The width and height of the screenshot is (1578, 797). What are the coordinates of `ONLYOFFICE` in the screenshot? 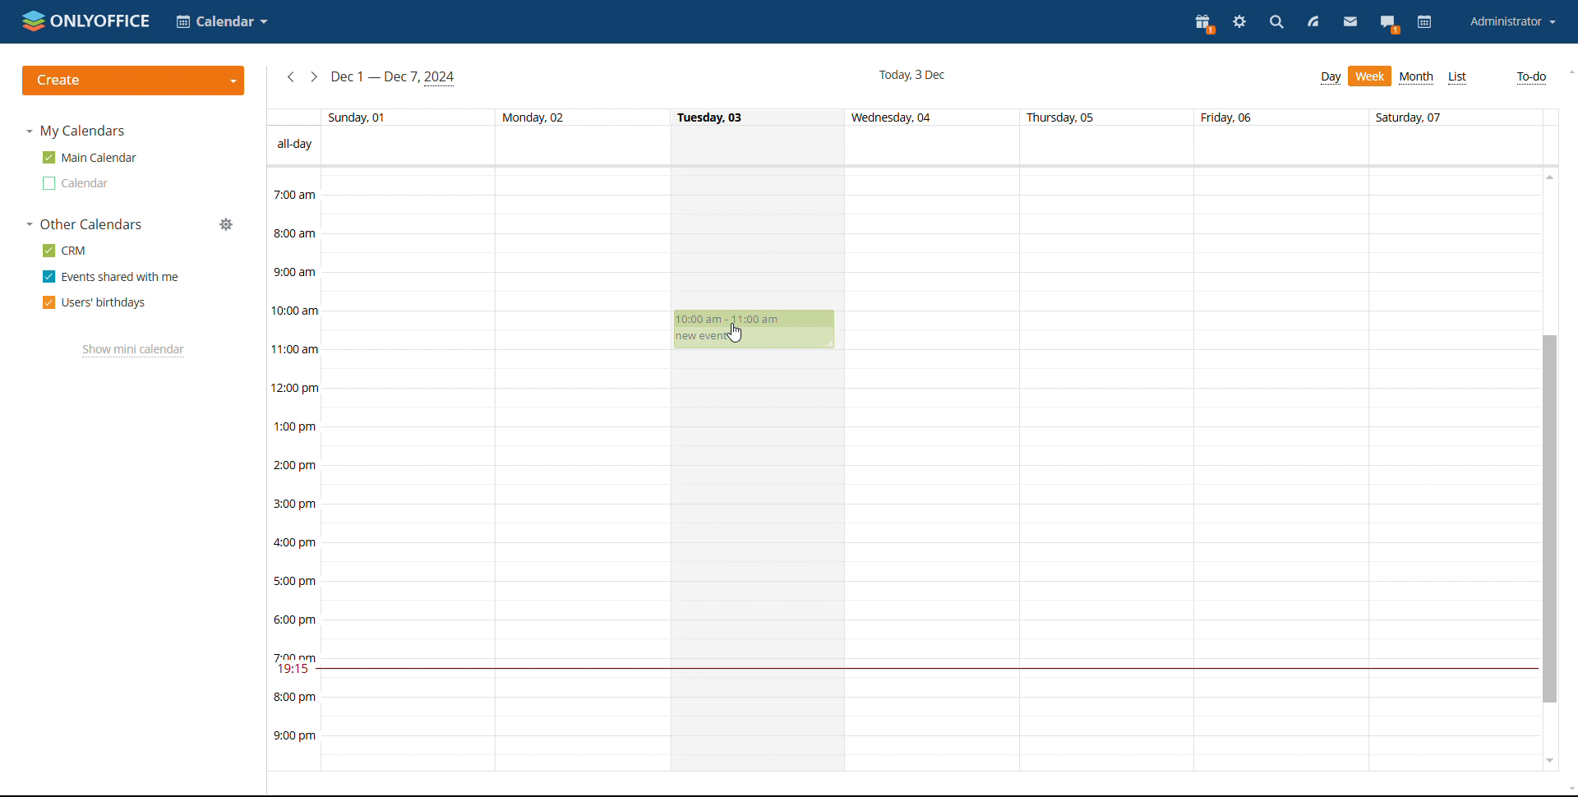 It's located at (85, 20).